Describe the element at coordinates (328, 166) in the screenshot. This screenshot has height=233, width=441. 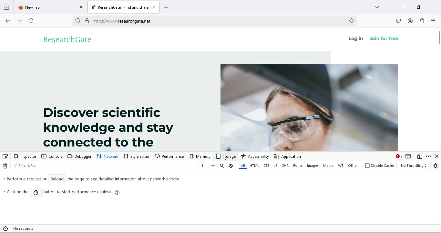
I see `media` at that location.